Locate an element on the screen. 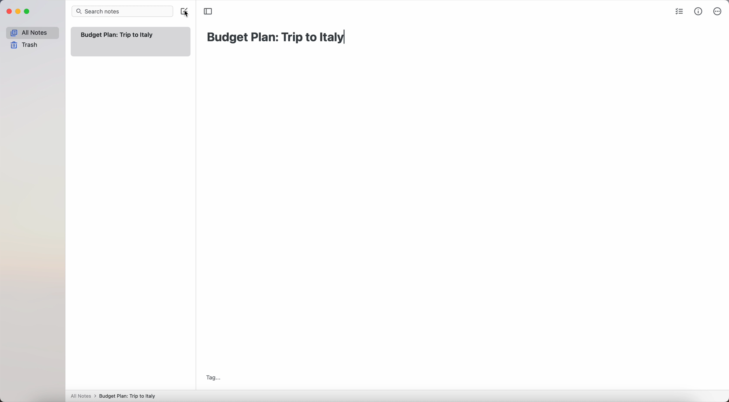 The height and width of the screenshot is (402, 729). Budget plan trip to Italy note is located at coordinates (118, 35).